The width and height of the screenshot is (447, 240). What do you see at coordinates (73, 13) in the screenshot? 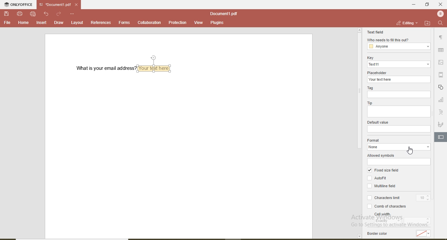
I see `customise quick access toolbar` at bounding box center [73, 13].